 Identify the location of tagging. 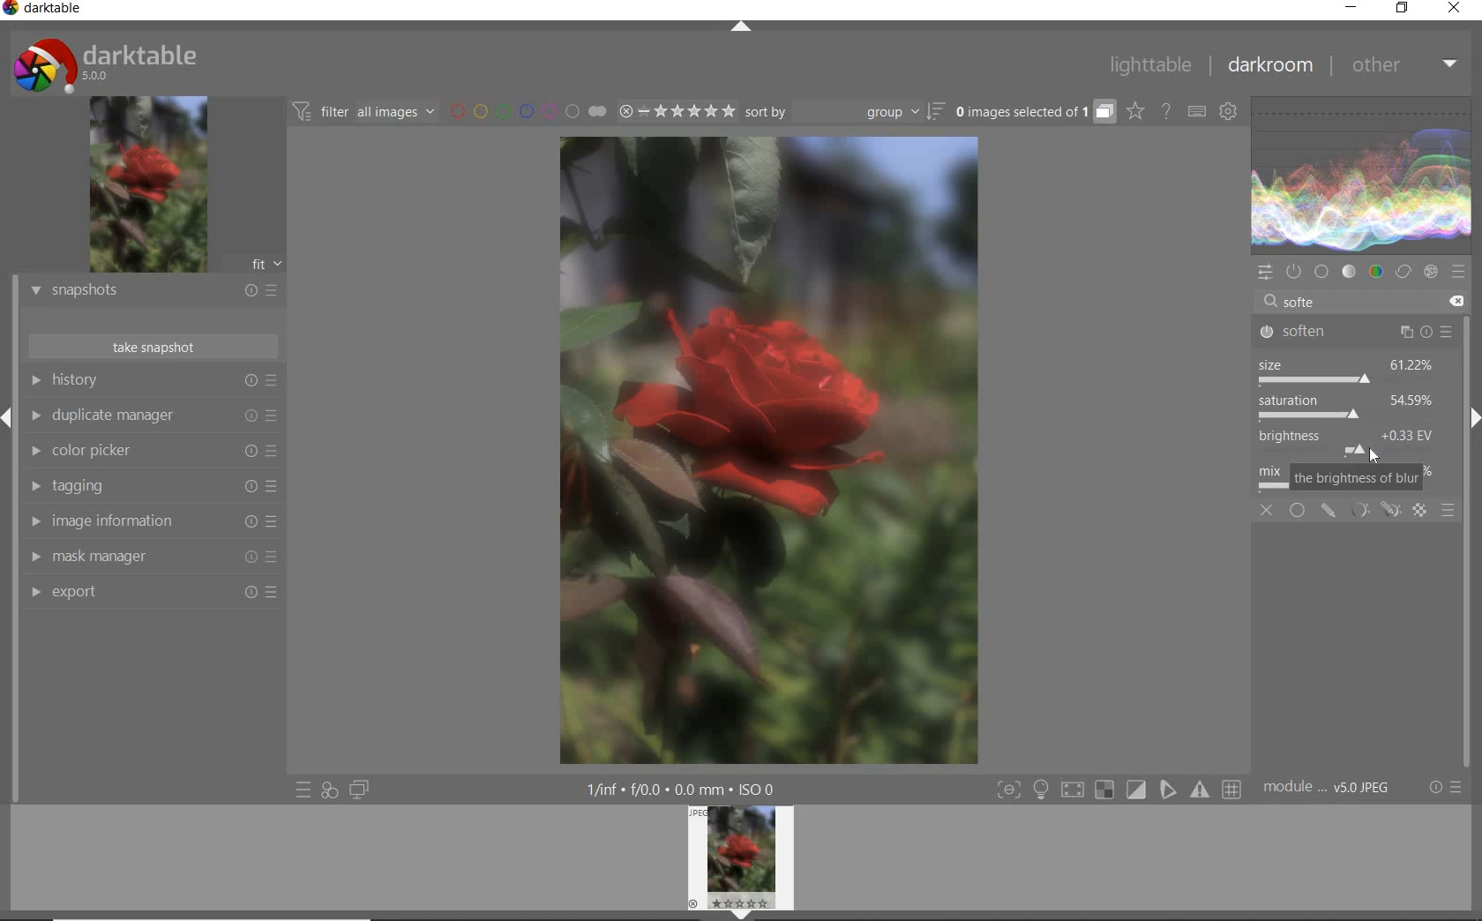
(152, 485).